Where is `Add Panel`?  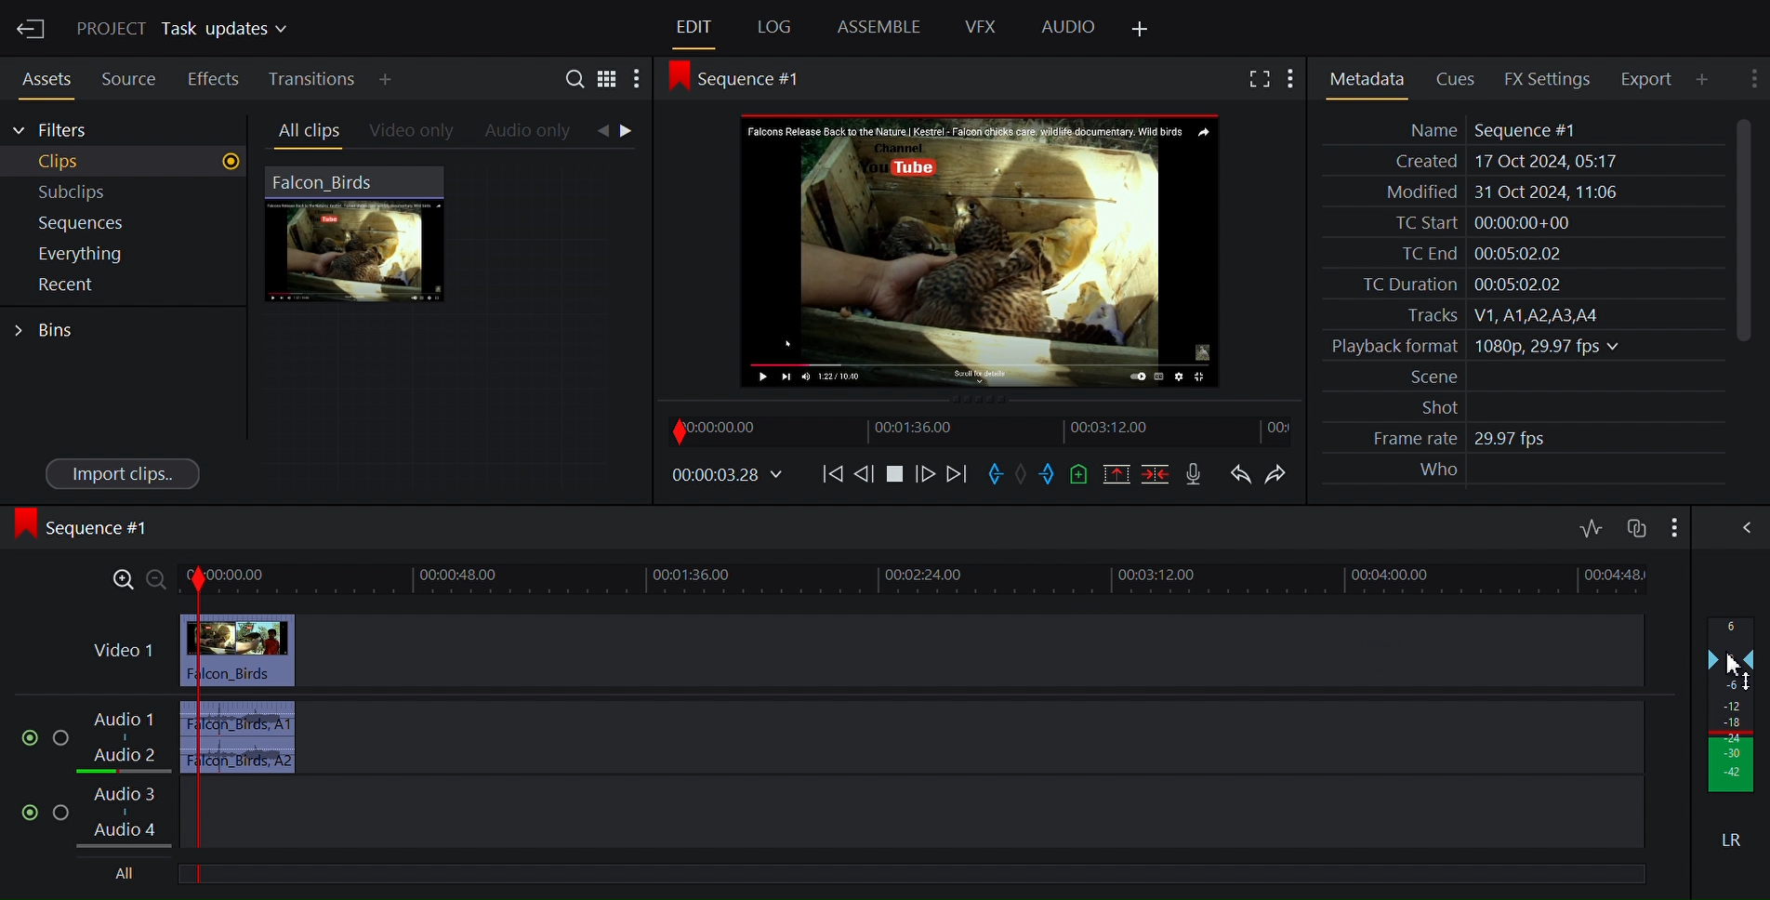
Add Panel is located at coordinates (386, 78).